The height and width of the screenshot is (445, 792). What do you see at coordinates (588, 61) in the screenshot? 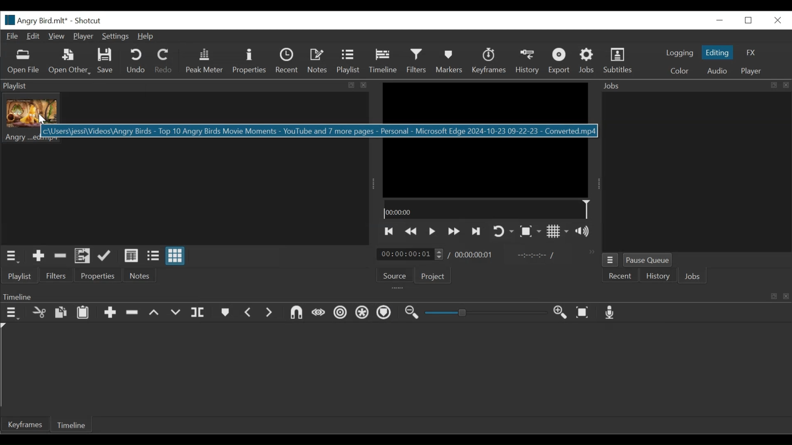
I see `Jobs` at bounding box center [588, 61].